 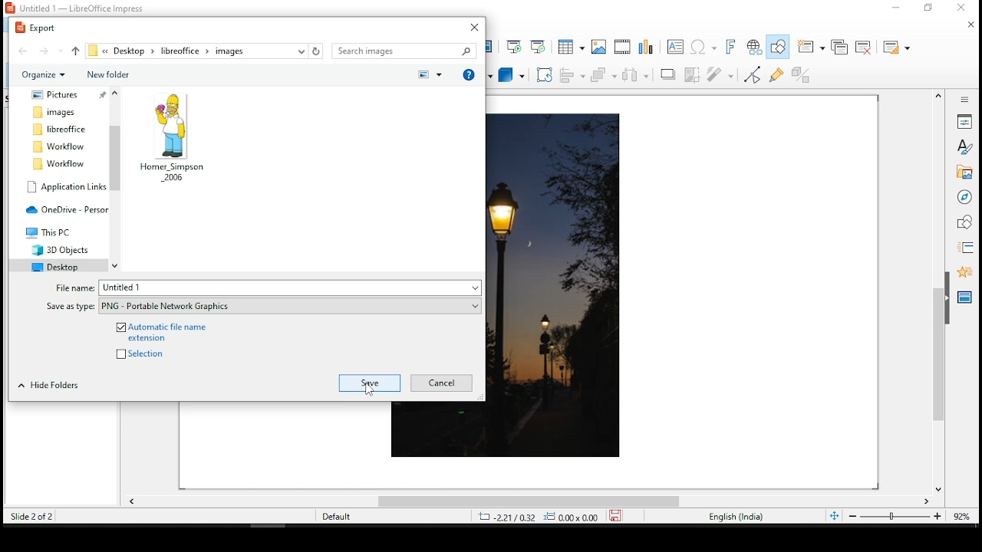 What do you see at coordinates (66, 186) in the screenshot?
I see `folder` at bounding box center [66, 186].